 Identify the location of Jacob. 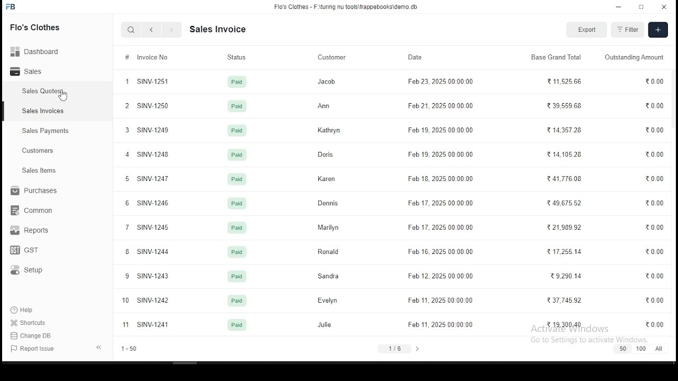
(328, 81).